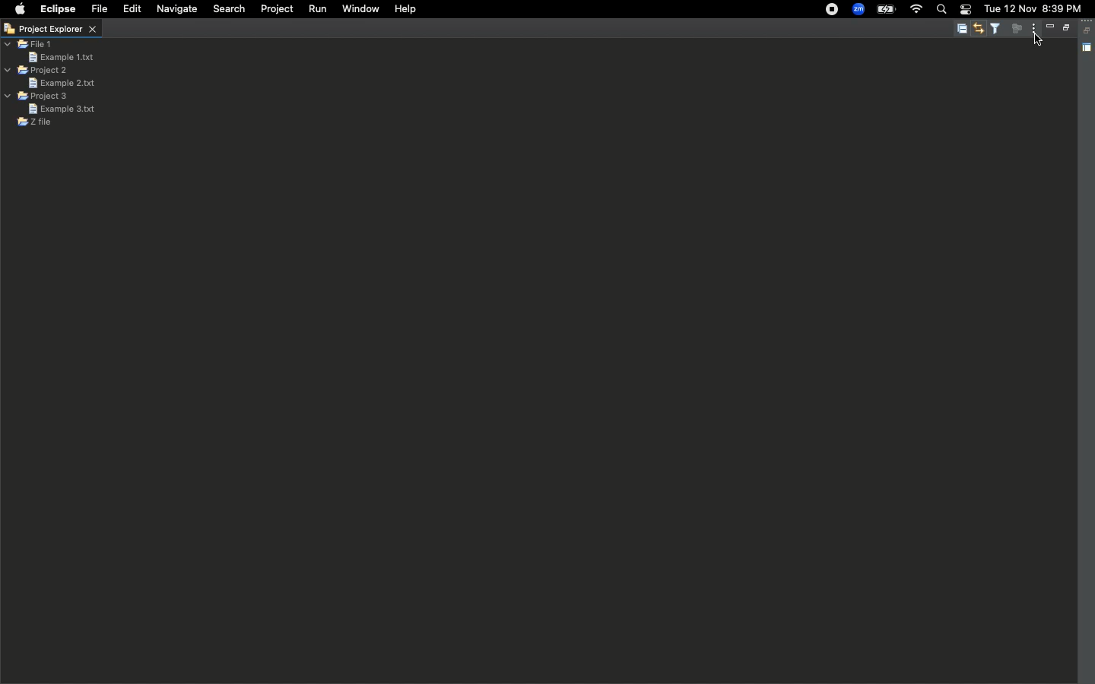  Describe the element at coordinates (1030, 29) in the screenshot. I see `View menu` at that location.